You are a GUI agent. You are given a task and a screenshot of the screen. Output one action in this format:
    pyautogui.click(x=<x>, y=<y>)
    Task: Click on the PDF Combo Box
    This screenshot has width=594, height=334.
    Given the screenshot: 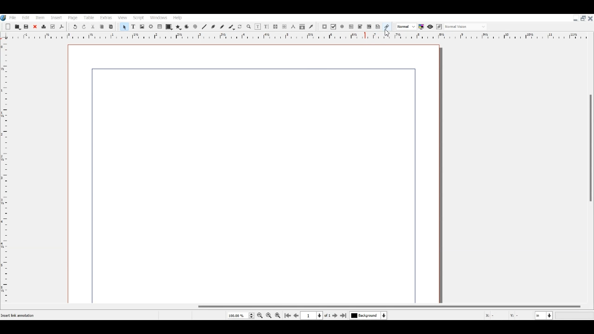 What is the action you would take?
    pyautogui.click(x=360, y=27)
    